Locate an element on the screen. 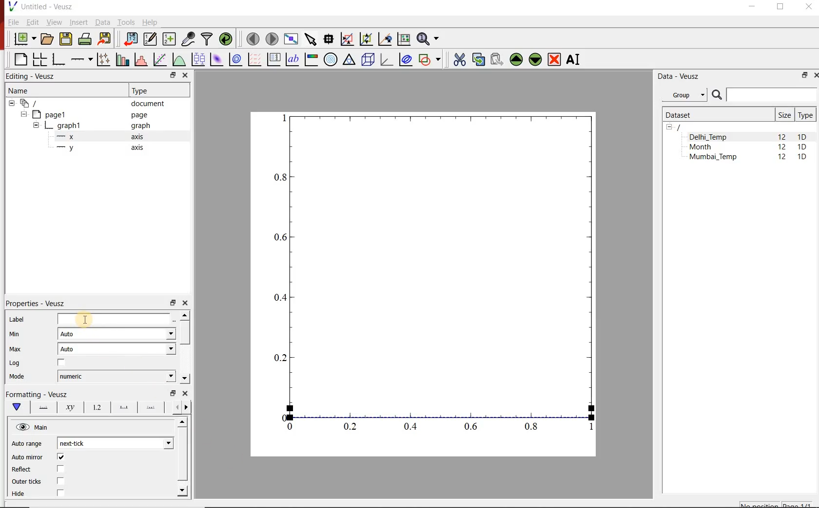  polar graph is located at coordinates (331, 60).